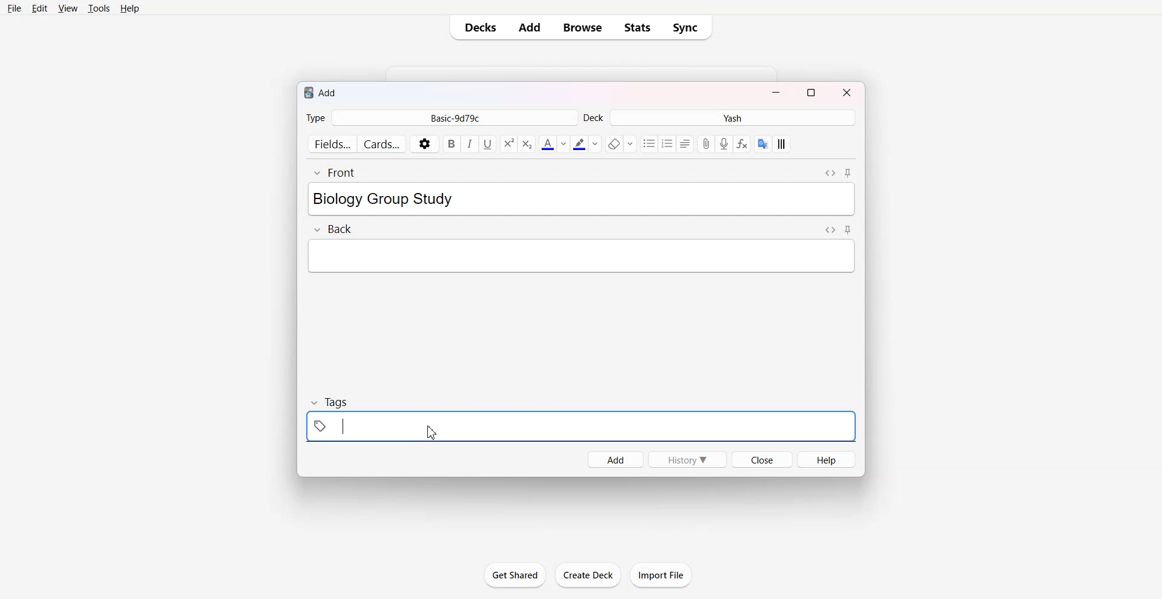 This screenshot has width=1162, height=599. What do you see at coordinates (334, 173) in the screenshot?
I see `Front` at bounding box center [334, 173].